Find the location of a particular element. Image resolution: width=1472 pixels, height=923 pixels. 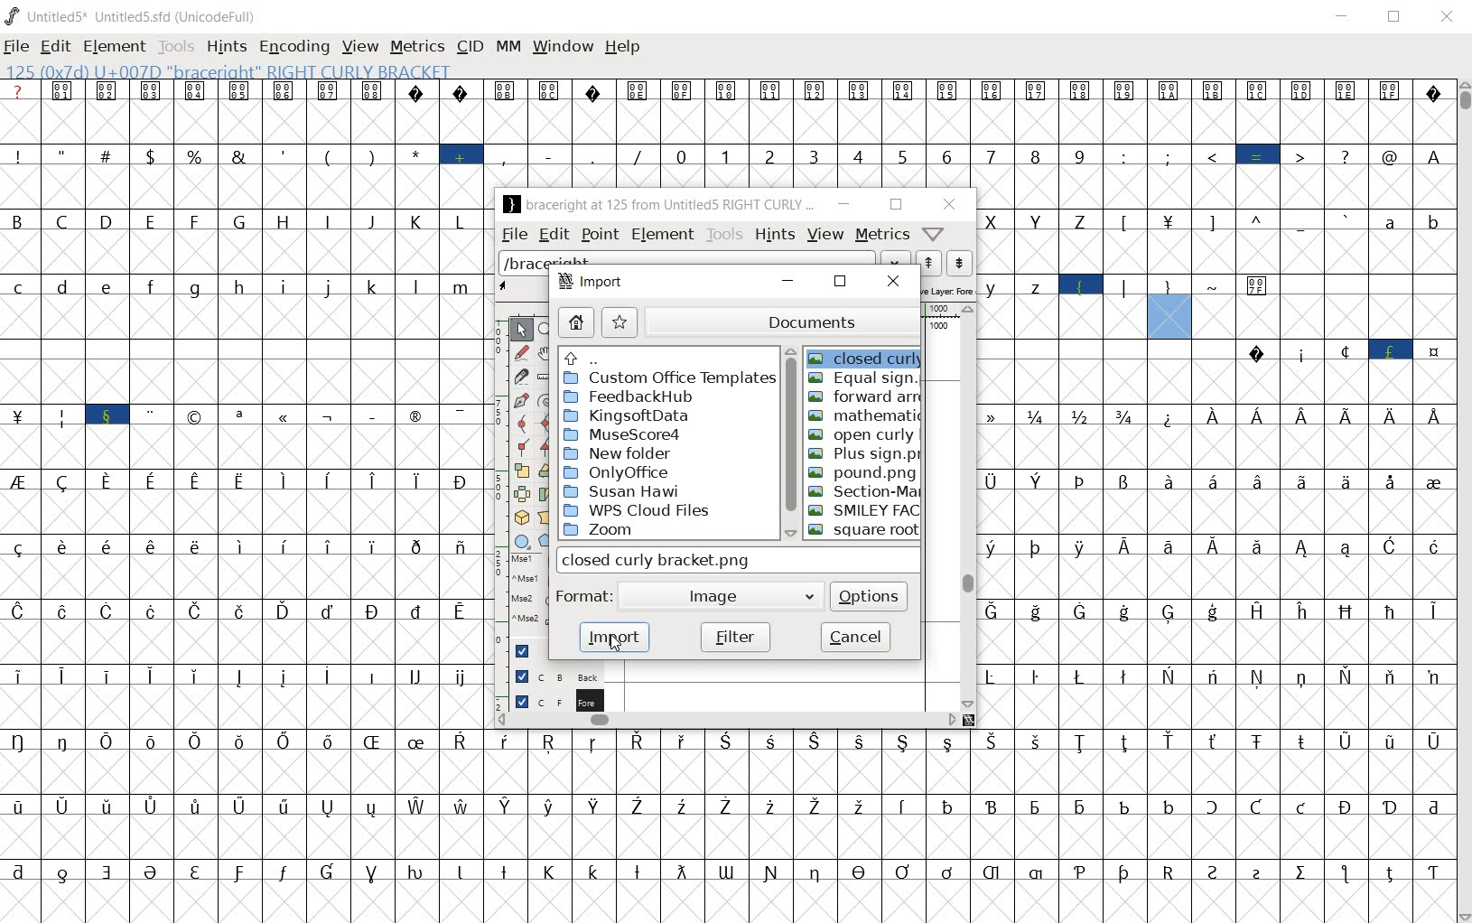

glyph characters is located at coordinates (241, 502).